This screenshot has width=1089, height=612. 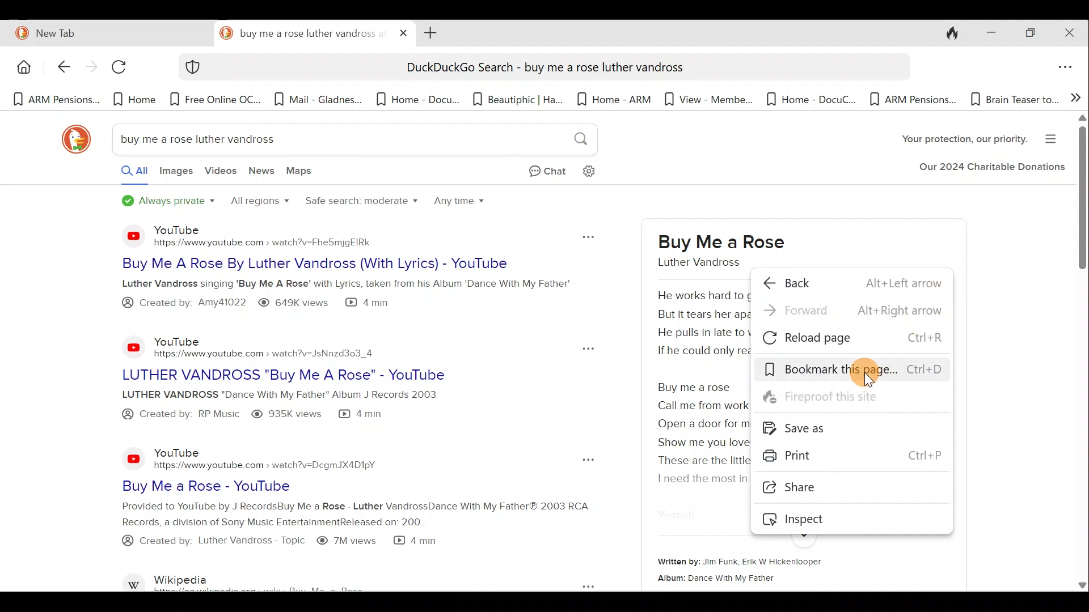 I want to click on Scroll bar, so click(x=1081, y=354).